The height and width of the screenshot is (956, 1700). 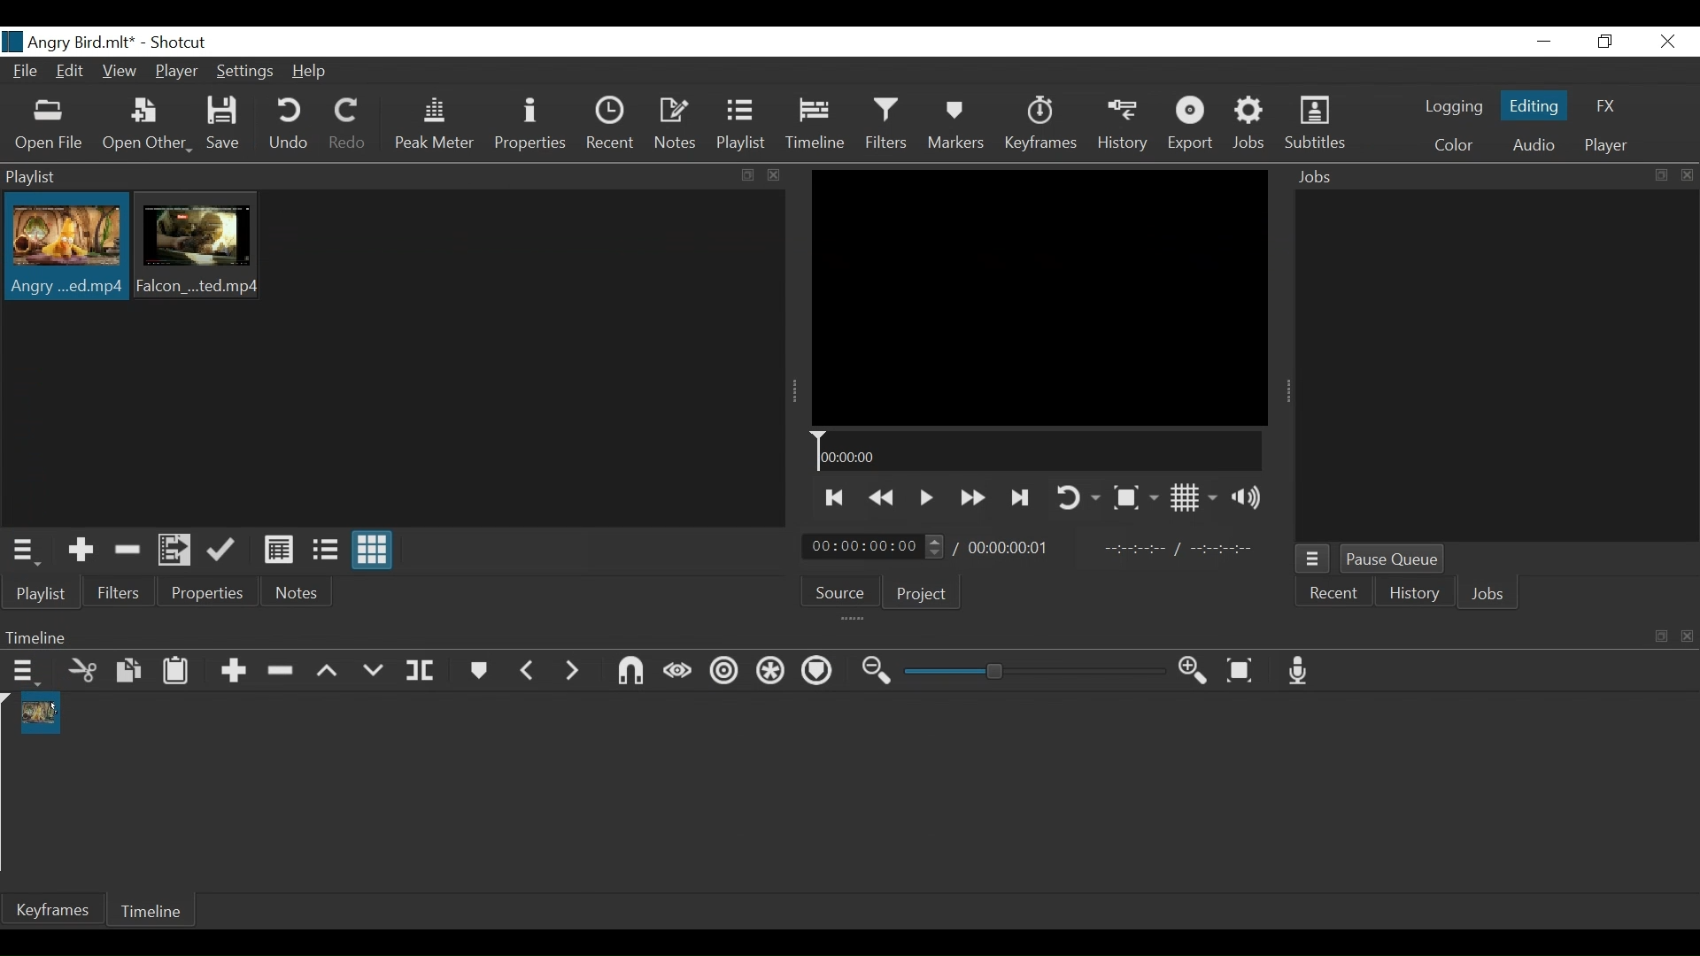 I want to click on Keyframes, so click(x=1040, y=127).